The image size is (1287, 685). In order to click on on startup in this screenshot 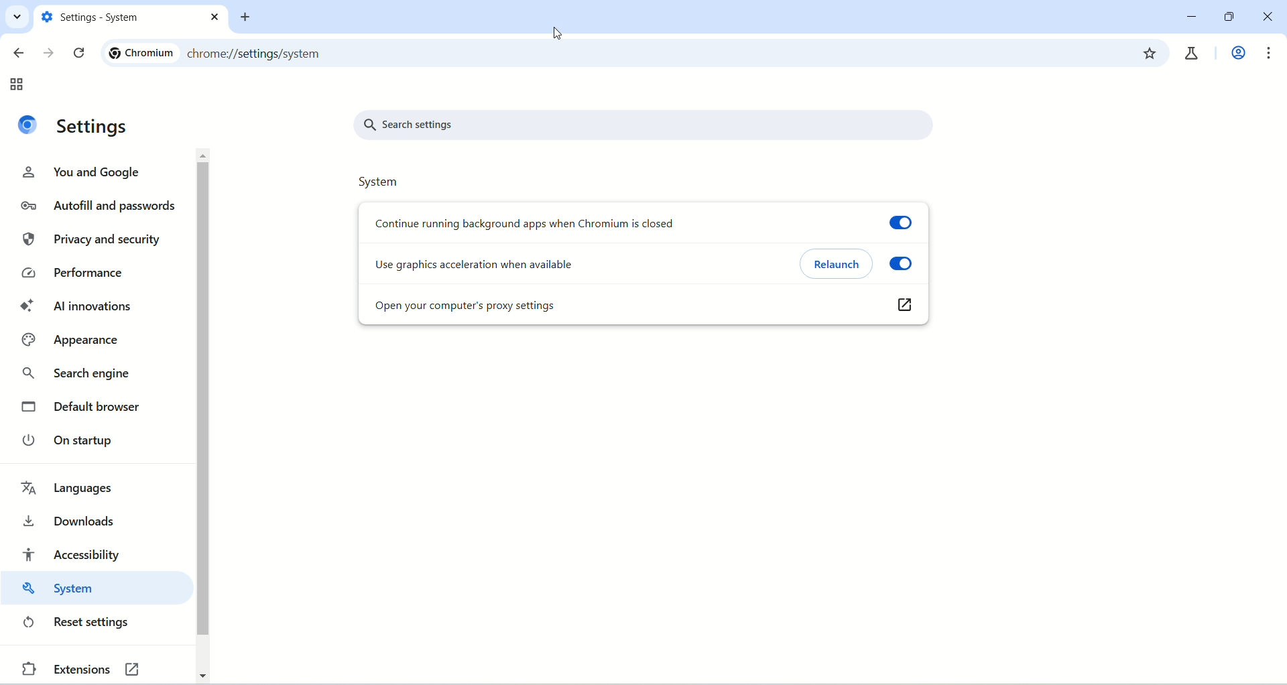, I will do `click(72, 439)`.